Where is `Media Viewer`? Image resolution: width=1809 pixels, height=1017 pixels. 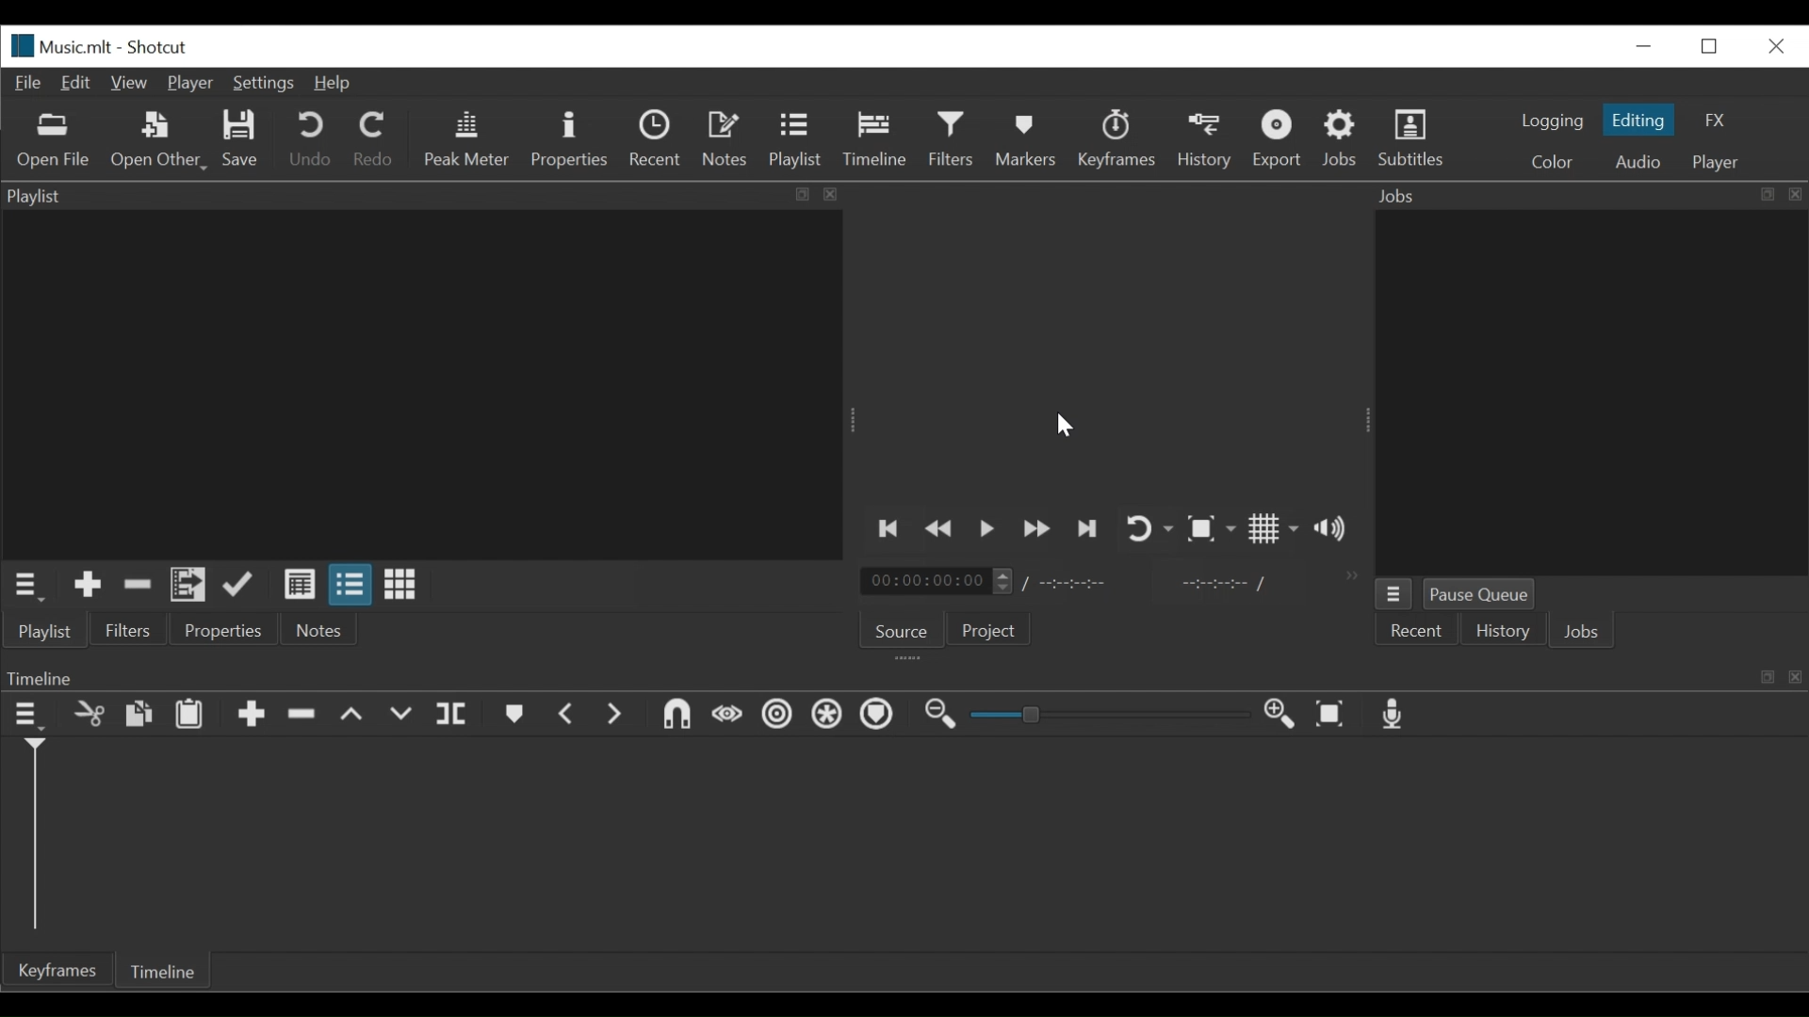
Media Viewer is located at coordinates (1106, 347).